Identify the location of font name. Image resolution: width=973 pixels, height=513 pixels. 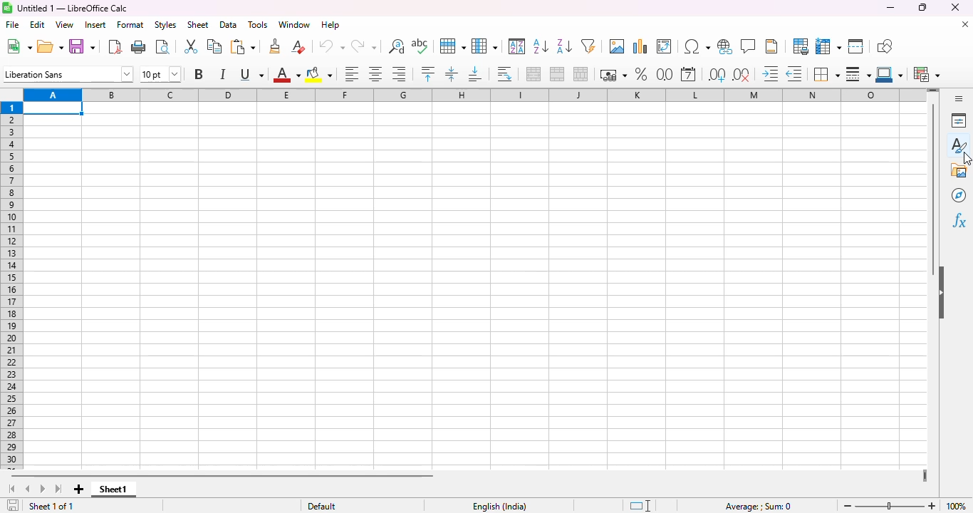
(68, 74).